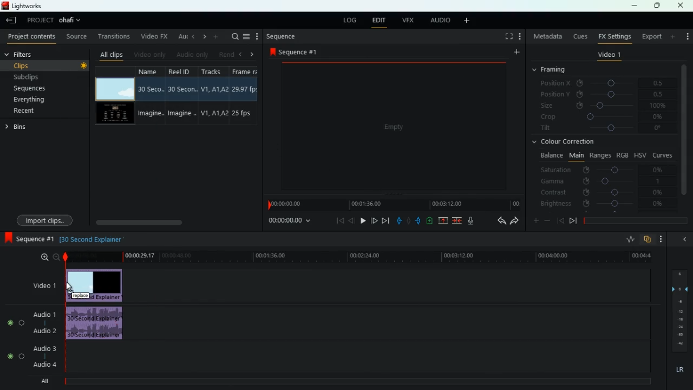  Describe the element at coordinates (36, 110) in the screenshot. I see `recent` at that location.